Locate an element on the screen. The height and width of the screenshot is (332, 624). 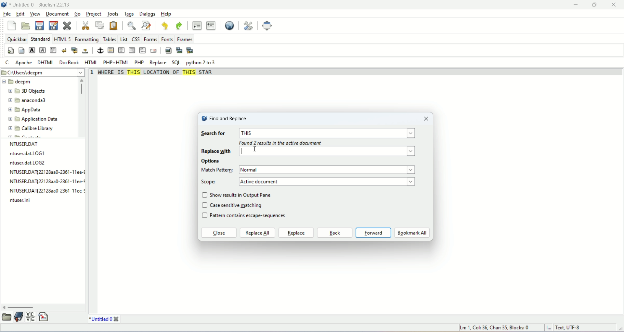
PHP is located at coordinates (139, 62).